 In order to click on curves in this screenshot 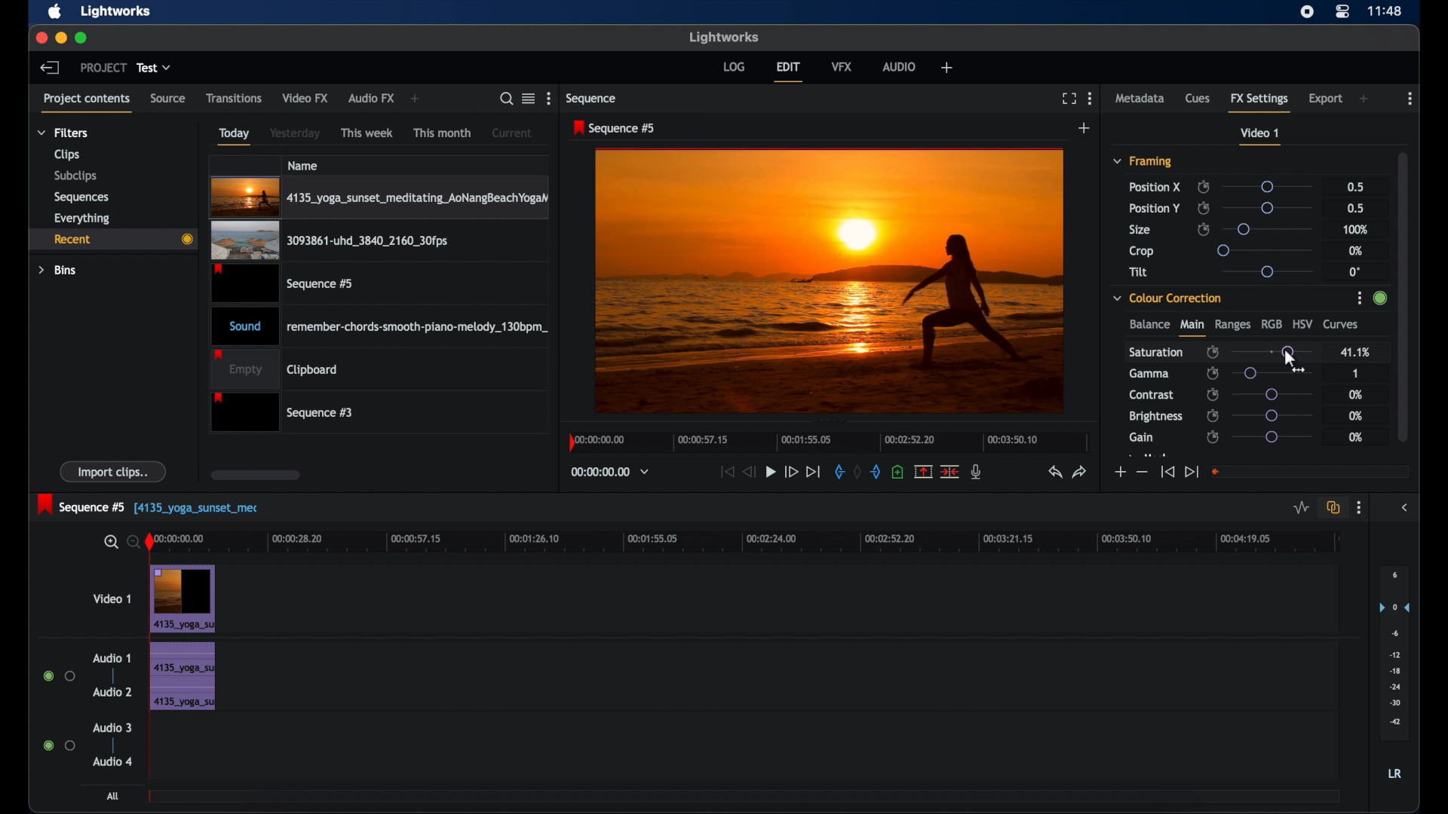, I will do `click(1342, 325)`.